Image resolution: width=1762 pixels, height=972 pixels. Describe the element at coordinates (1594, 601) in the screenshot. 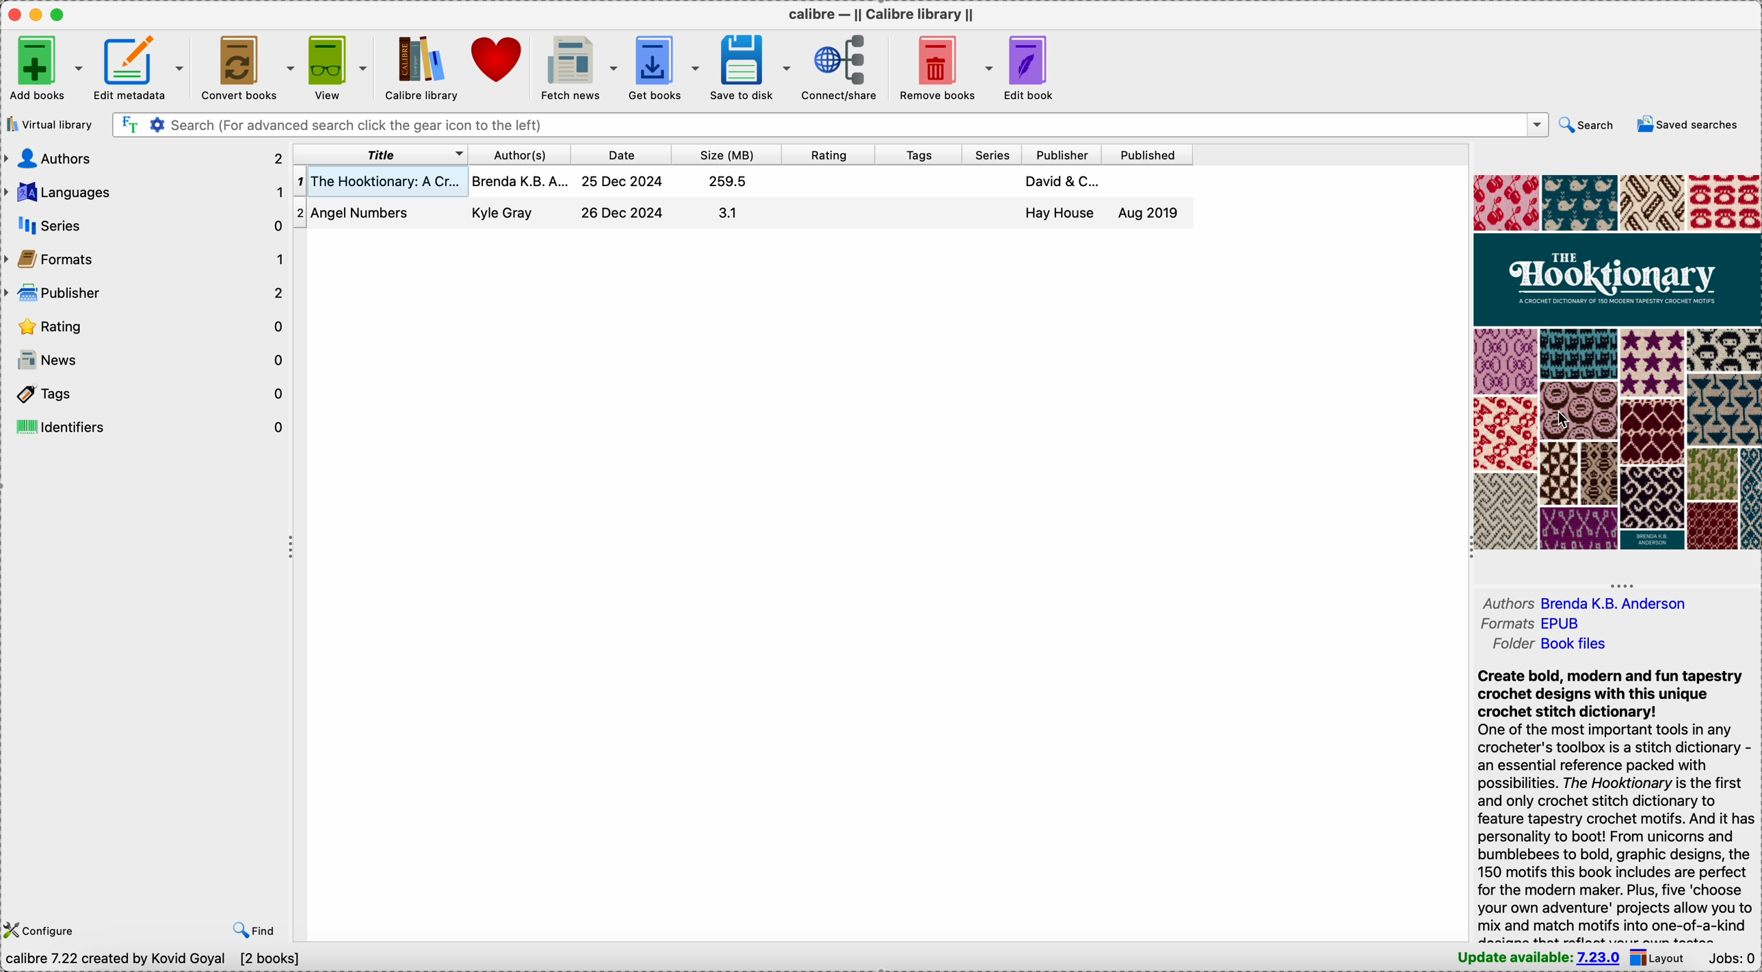

I see `authors` at that location.